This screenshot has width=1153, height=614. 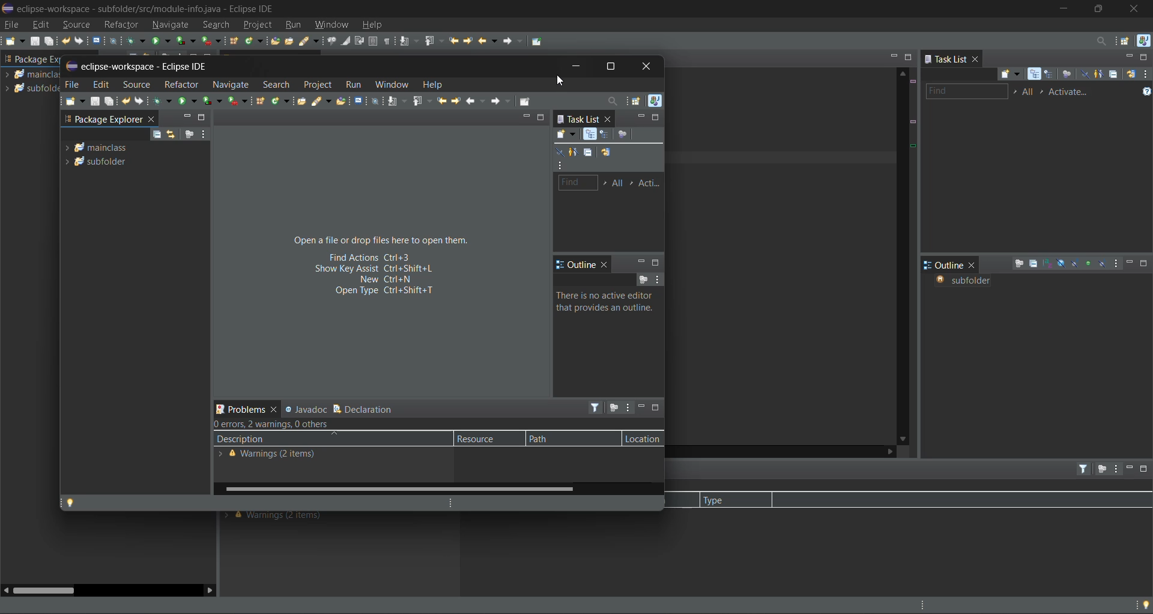 What do you see at coordinates (386, 266) in the screenshot?
I see `quick shortcuts on screen` at bounding box center [386, 266].